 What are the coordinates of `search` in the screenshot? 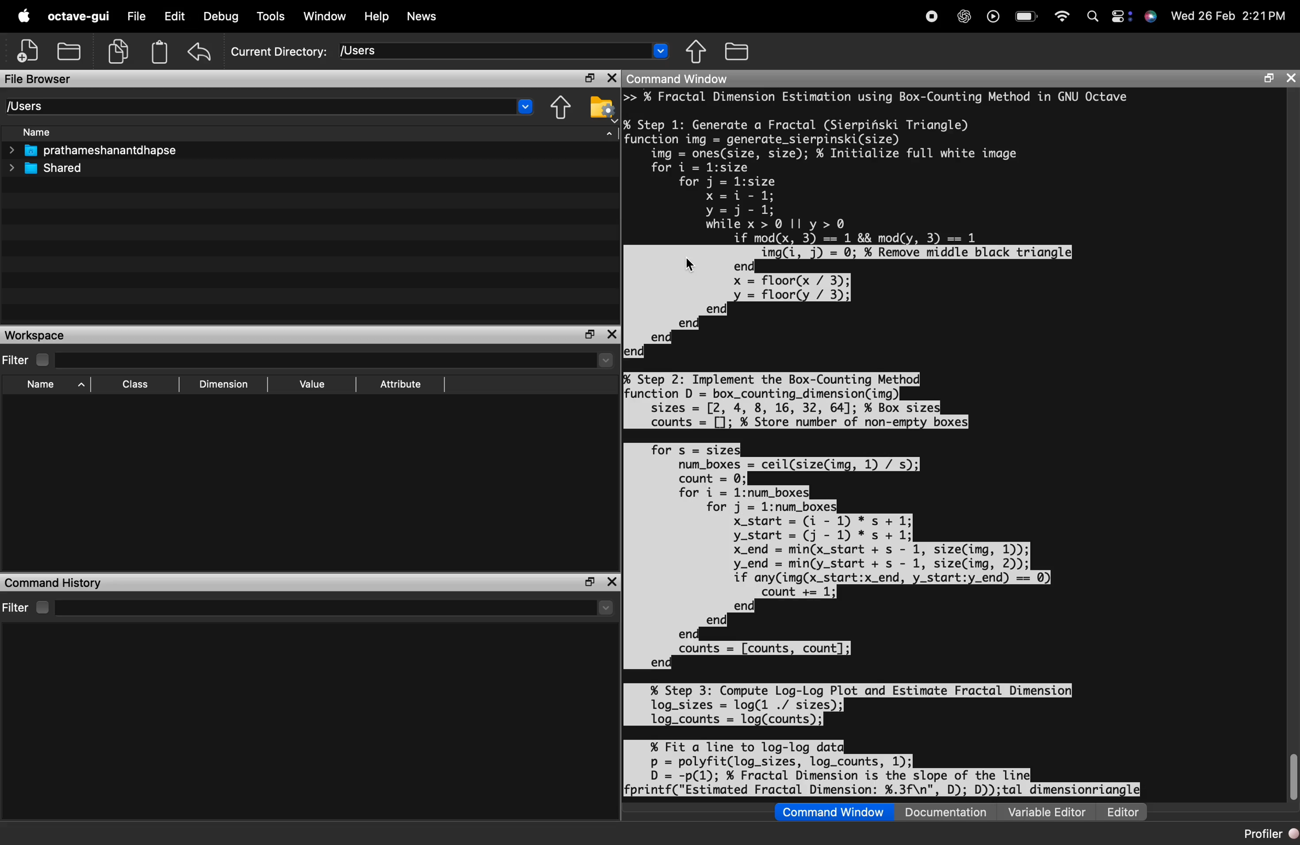 It's located at (1092, 16).